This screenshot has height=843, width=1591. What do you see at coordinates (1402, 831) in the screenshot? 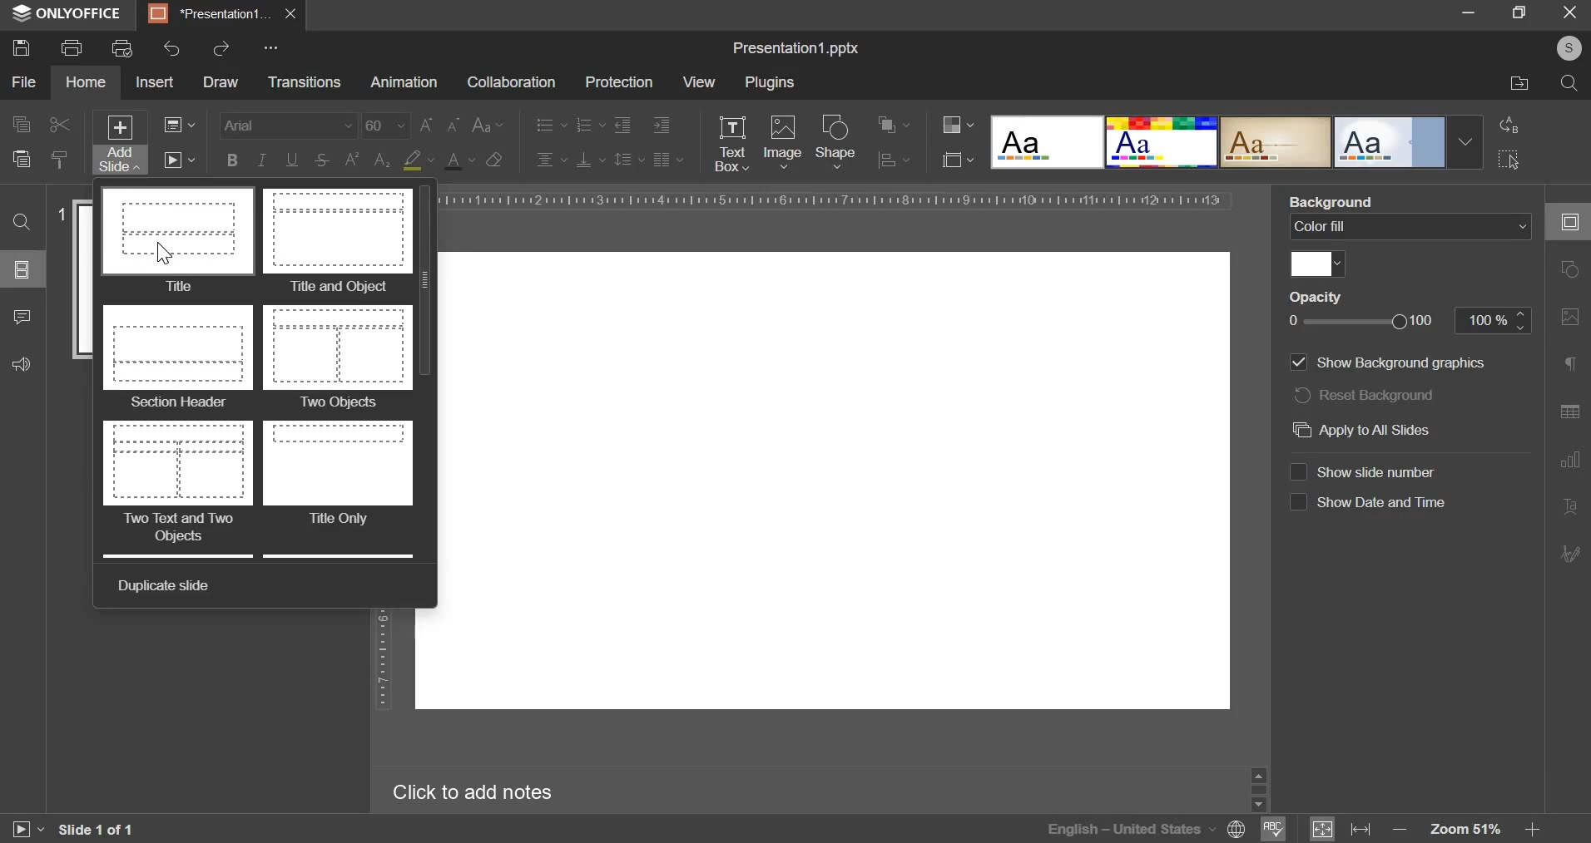
I see `zoom out` at bounding box center [1402, 831].